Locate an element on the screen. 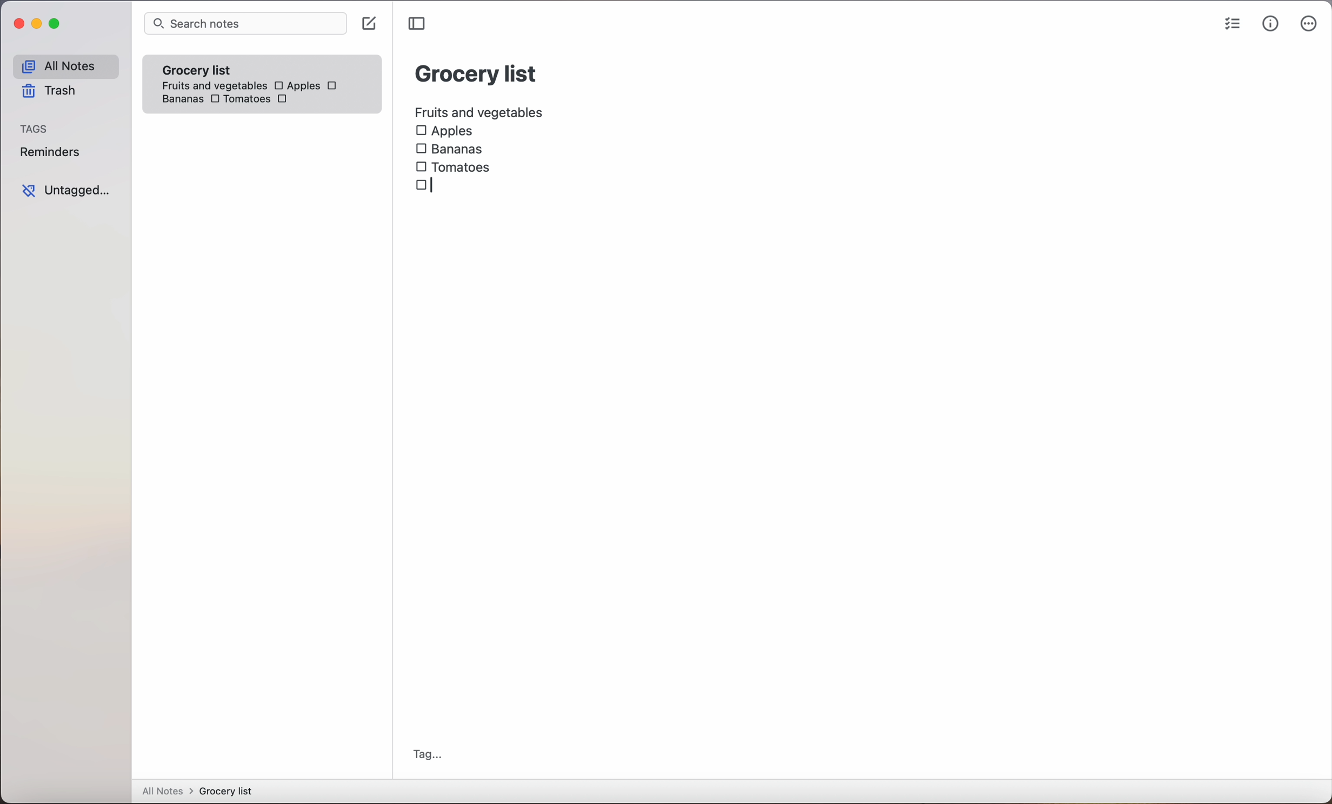 The image size is (1332, 804). more options is located at coordinates (1309, 26).